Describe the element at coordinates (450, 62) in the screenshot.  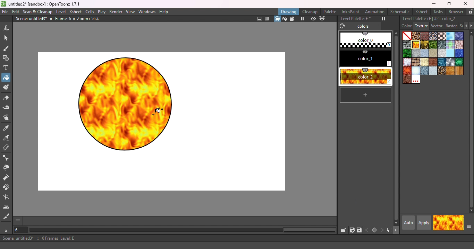
I see `Sil.bmp` at that location.